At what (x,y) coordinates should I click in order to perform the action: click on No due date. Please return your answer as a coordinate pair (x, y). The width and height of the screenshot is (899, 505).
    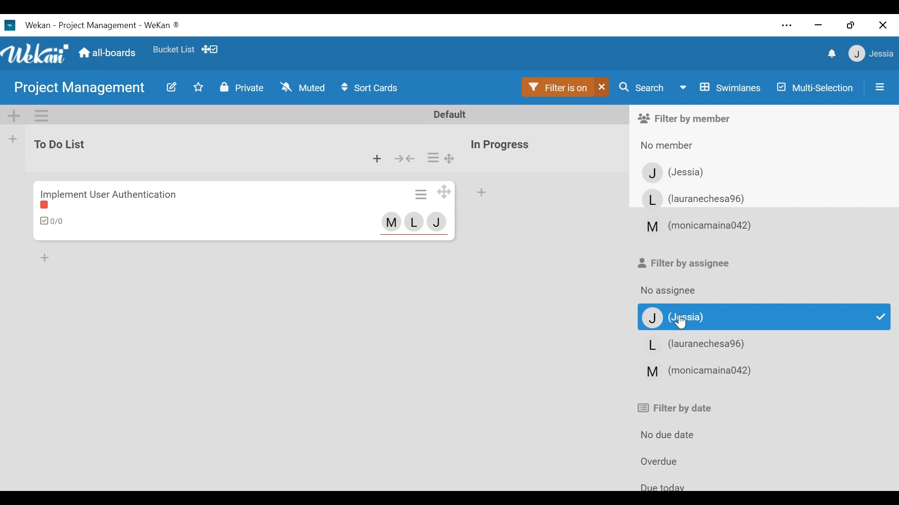
    Looking at the image, I should click on (676, 433).